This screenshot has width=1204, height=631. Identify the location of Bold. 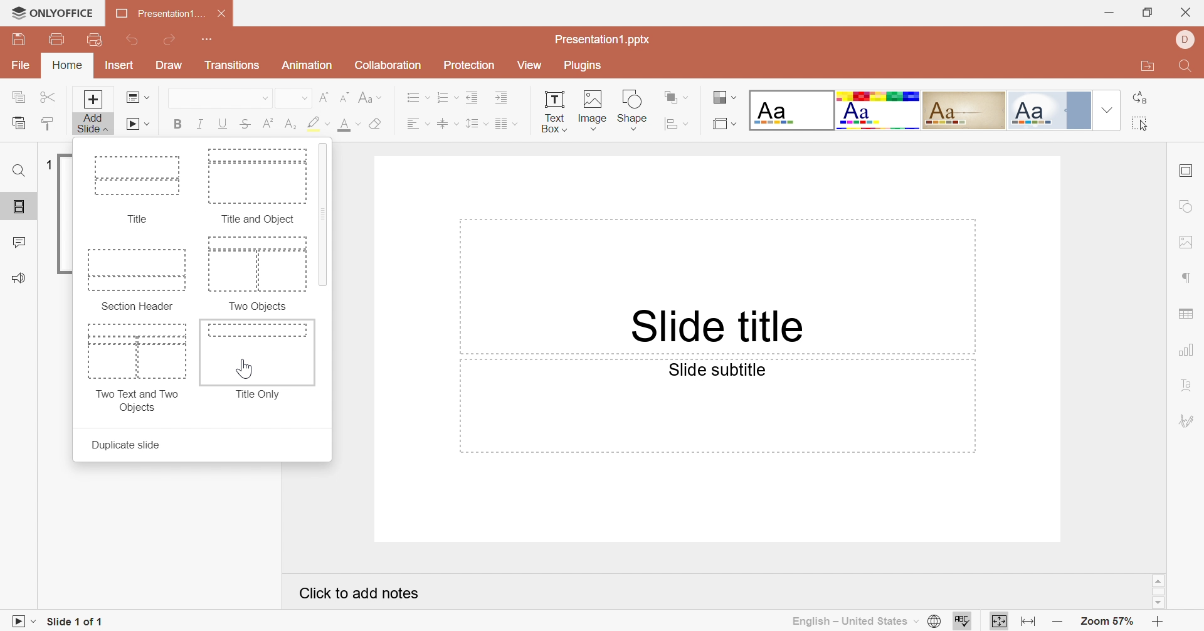
(179, 122).